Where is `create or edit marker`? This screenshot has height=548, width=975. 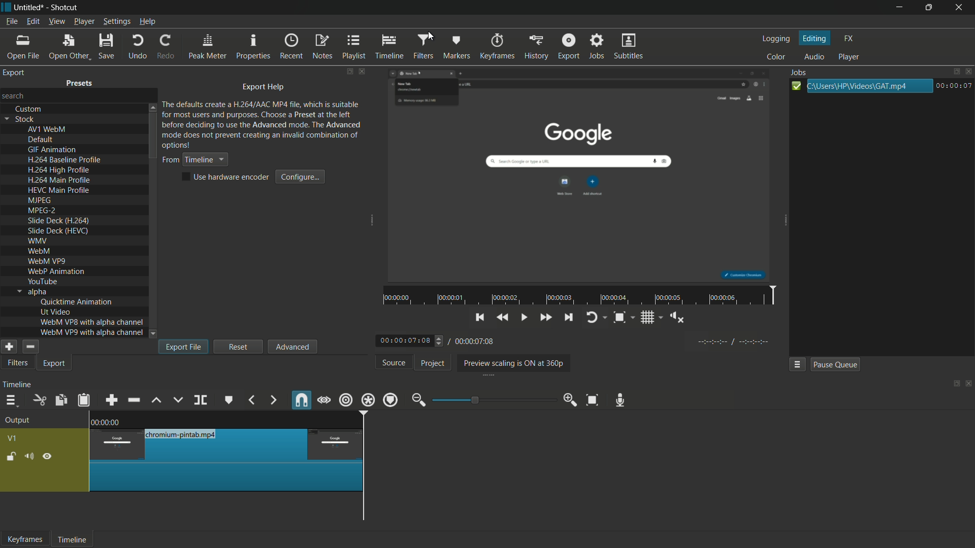 create or edit marker is located at coordinates (229, 400).